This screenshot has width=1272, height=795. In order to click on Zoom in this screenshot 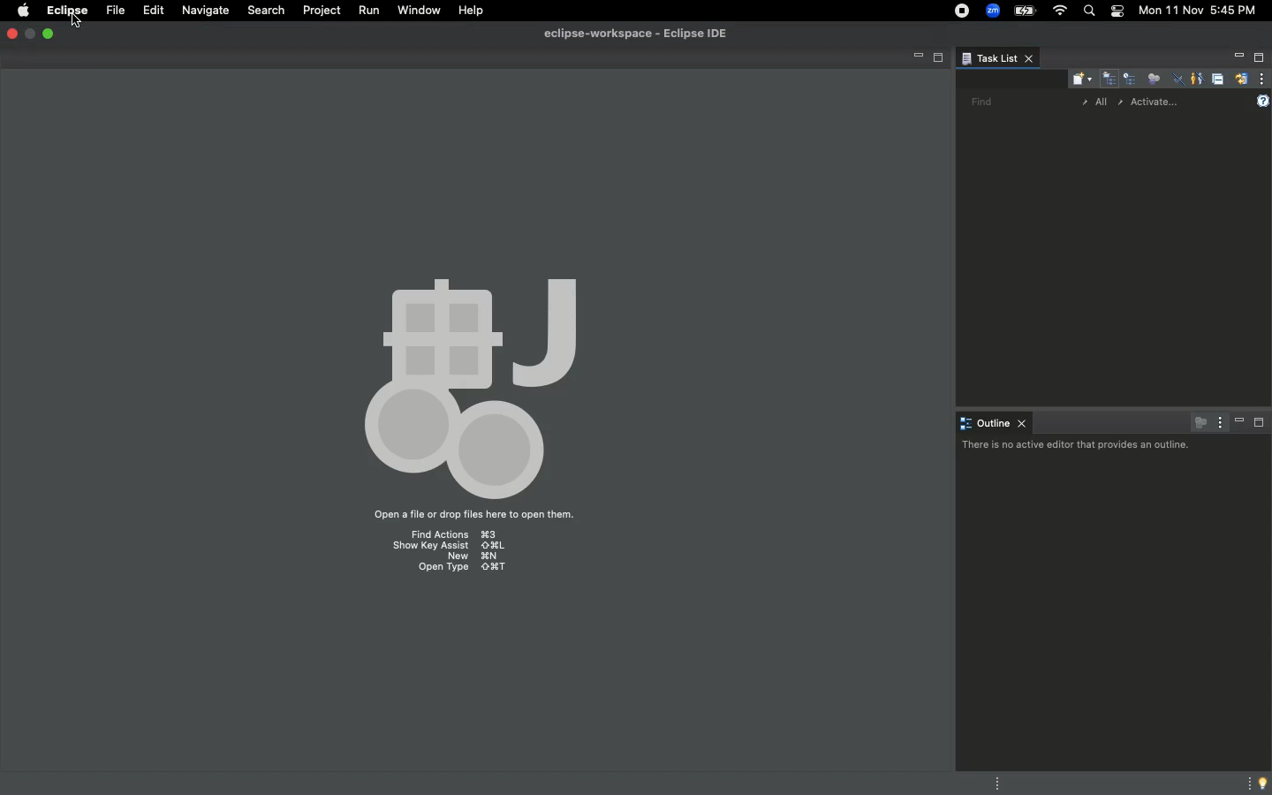, I will do `click(992, 12)`.